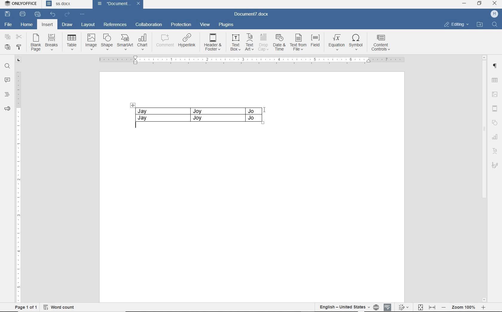 The image size is (502, 312). What do you see at coordinates (405, 307) in the screenshot?
I see `TRACK CHANGES` at bounding box center [405, 307].